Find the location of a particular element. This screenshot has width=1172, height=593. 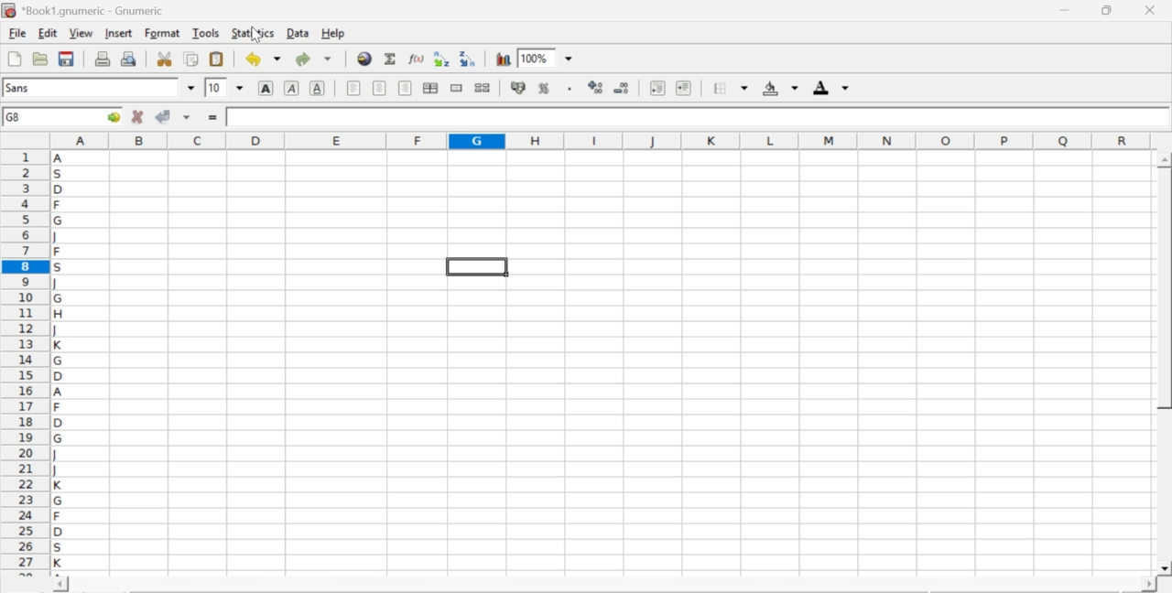

accept changes is located at coordinates (164, 115).